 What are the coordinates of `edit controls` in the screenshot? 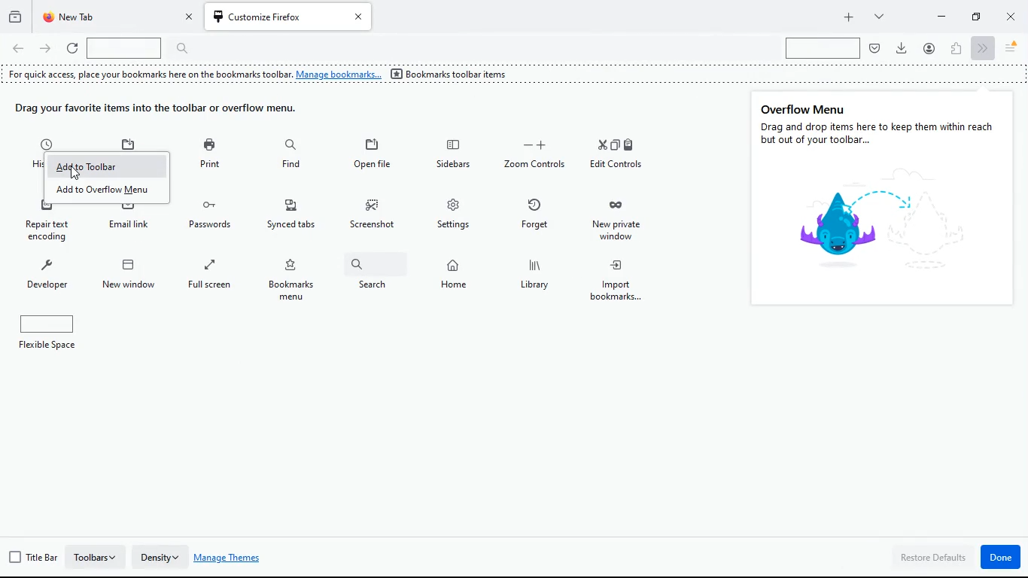 It's located at (619, 158).